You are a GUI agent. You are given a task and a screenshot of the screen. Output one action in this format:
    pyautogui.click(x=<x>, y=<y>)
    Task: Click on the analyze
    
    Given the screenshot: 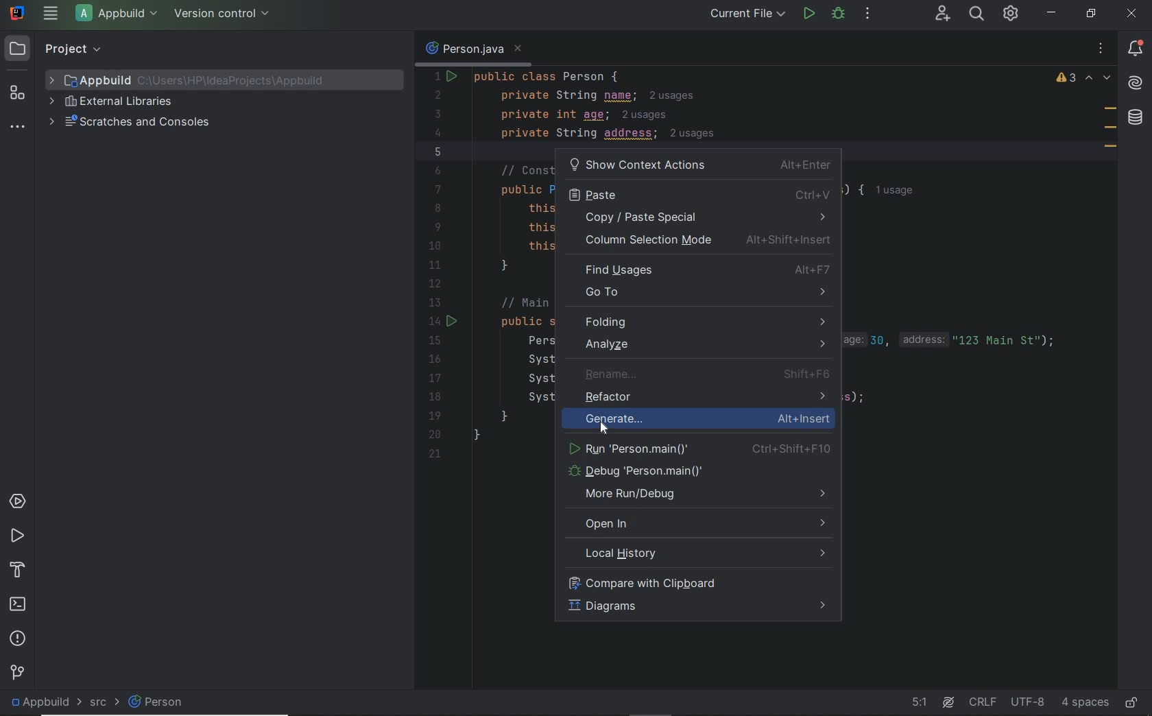 What is the action you would take?
    pyautogui.click(x=697, y=344)
    